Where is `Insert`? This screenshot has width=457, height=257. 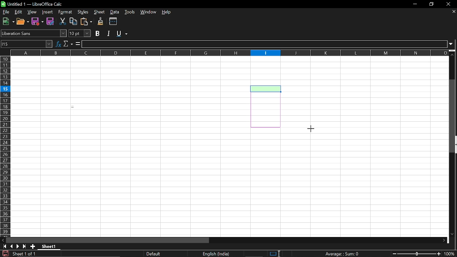 Insert is located at coordinates (48, 12).